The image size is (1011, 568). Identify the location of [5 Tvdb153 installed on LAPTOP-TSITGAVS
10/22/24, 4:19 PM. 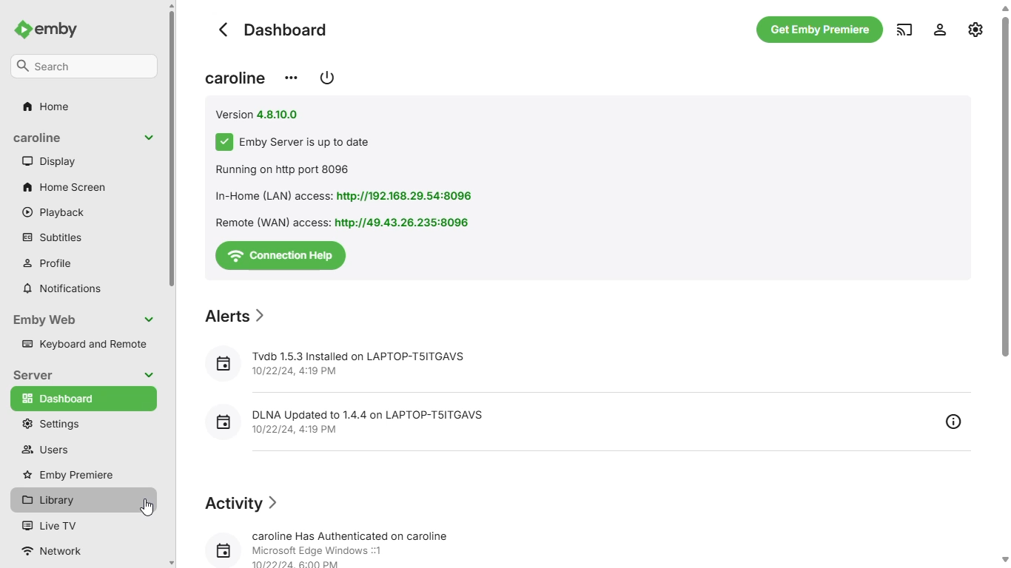
(345, 361).